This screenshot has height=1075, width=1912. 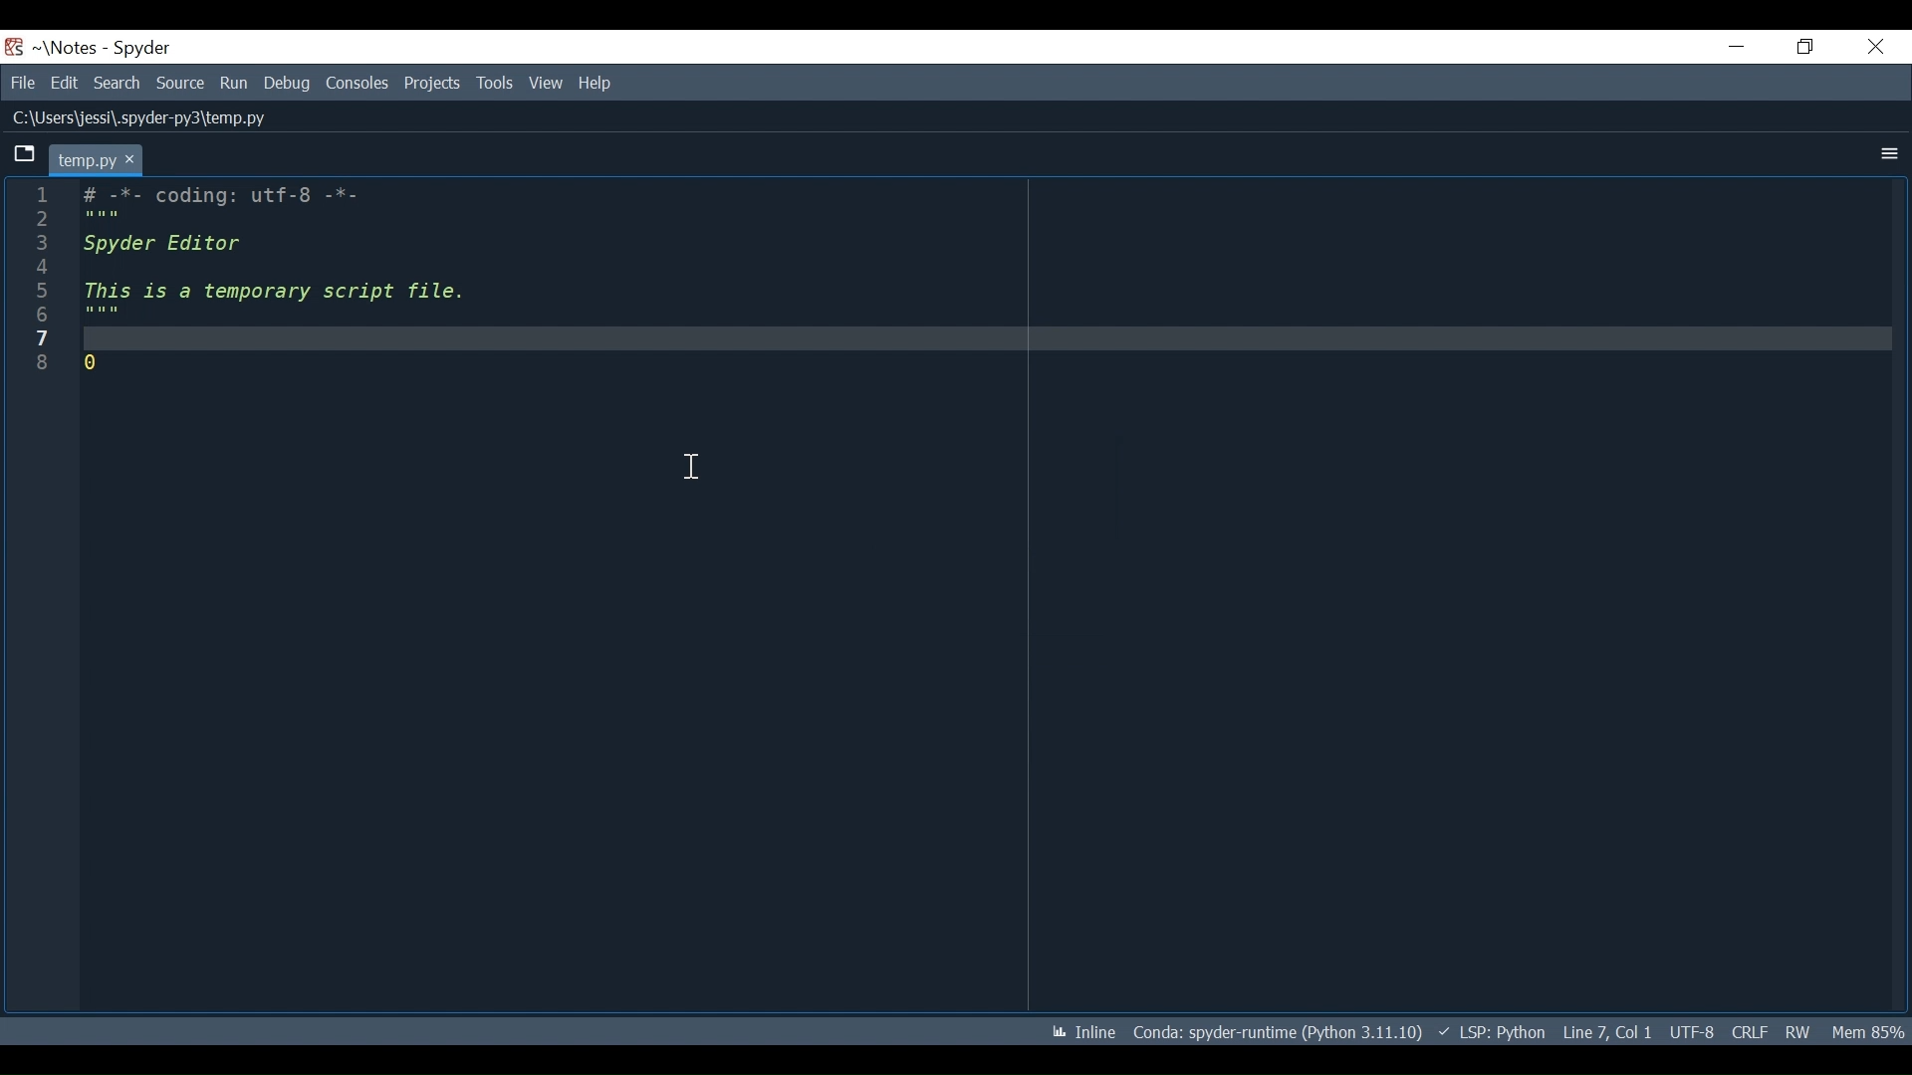 What do you see at coordinates (141, 49) in the screenshot?
I see `Spyder ` at bounding box center [141, 49].